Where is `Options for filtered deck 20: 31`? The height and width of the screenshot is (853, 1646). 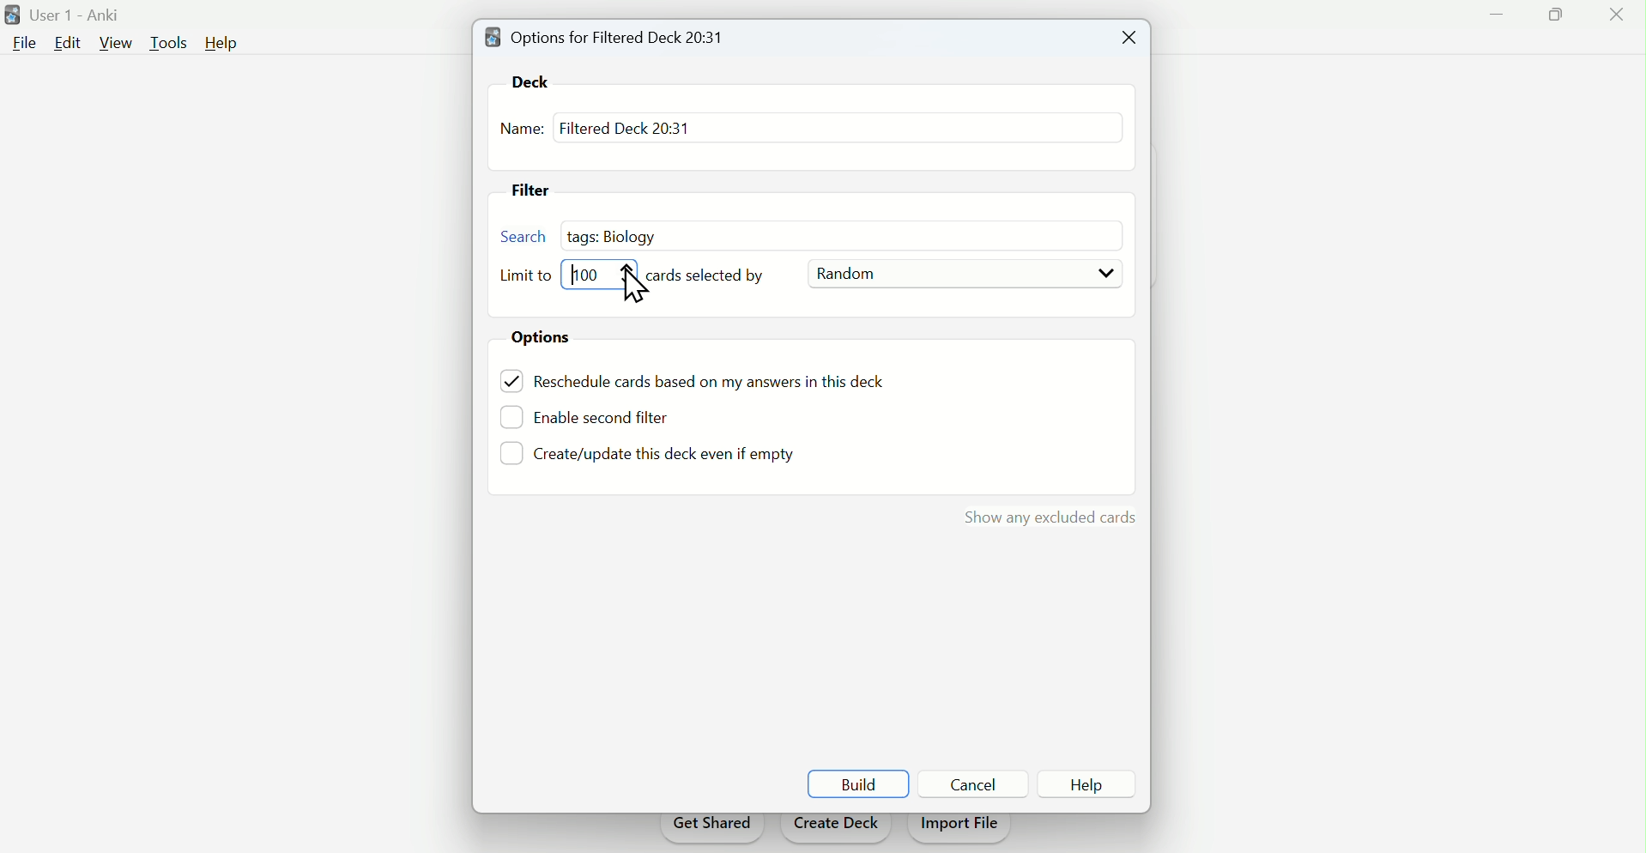 Options for filtered deck 20: 31 is located at coordinates (610, 36).